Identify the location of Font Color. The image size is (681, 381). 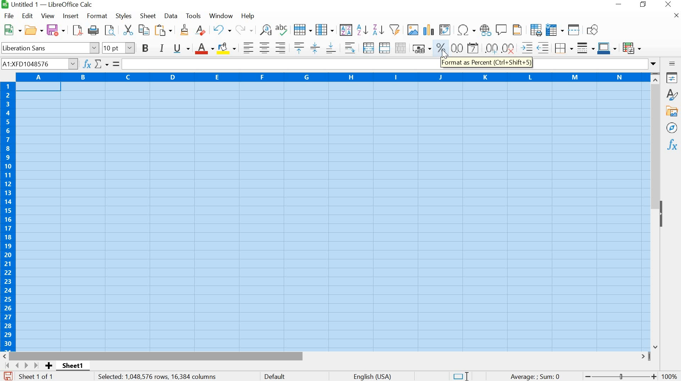
(204, 49).